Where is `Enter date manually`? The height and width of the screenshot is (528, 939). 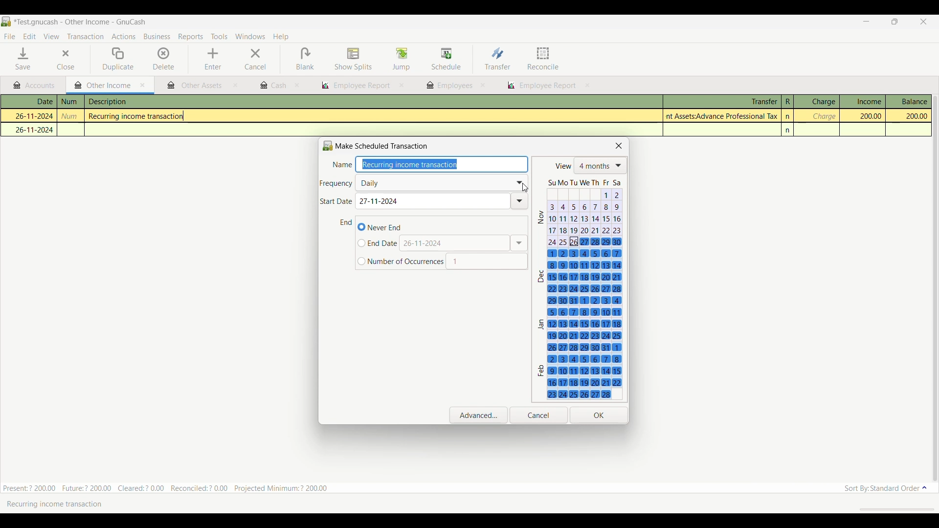
Enter date manually is located at coordinates (455, 243).